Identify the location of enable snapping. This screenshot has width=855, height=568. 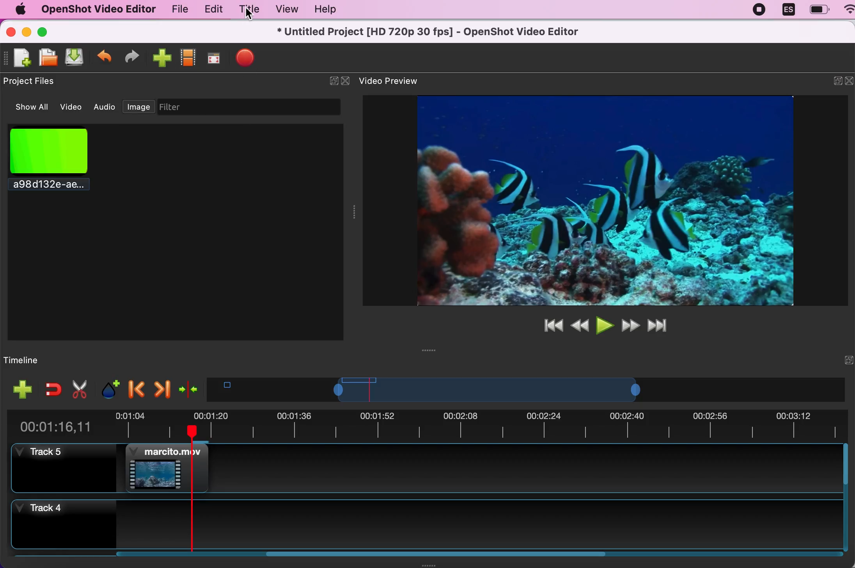
(50, 389).